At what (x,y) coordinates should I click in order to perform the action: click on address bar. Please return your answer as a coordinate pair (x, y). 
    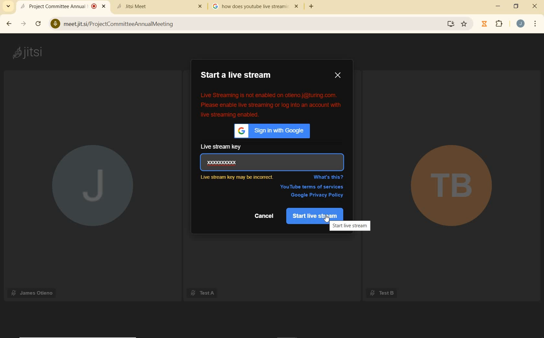
    Looking at the image, I should click on (253, 23).